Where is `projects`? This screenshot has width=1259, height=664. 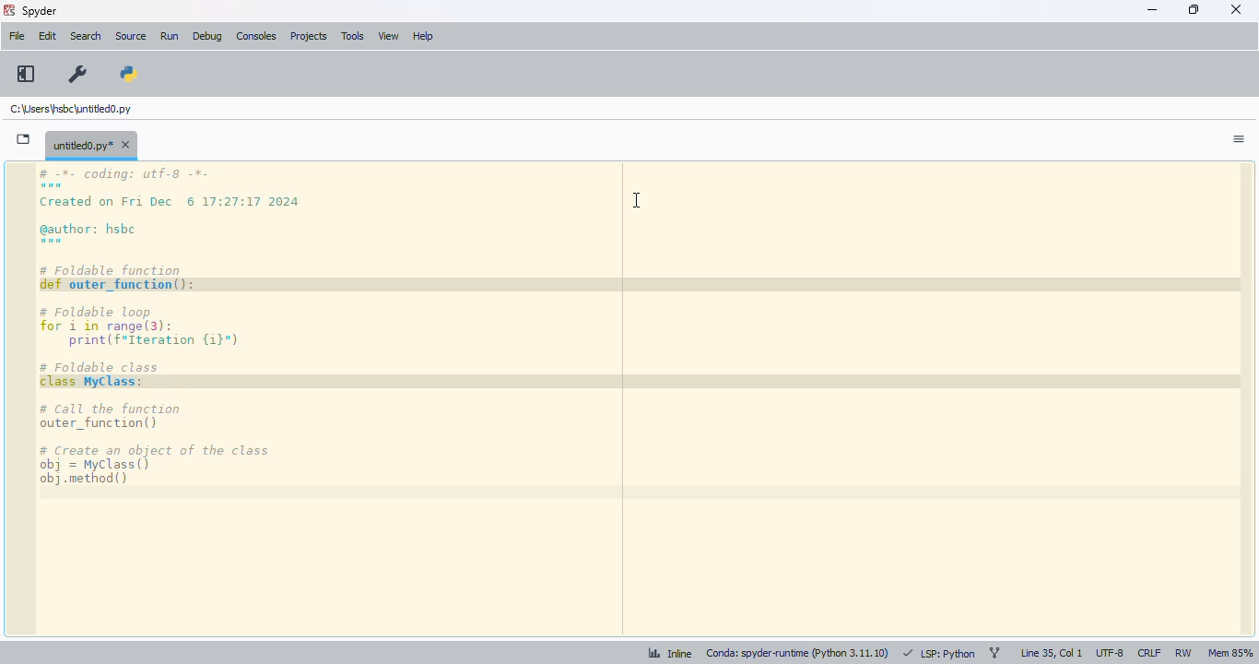 projects is located at coordinates (309, 36).